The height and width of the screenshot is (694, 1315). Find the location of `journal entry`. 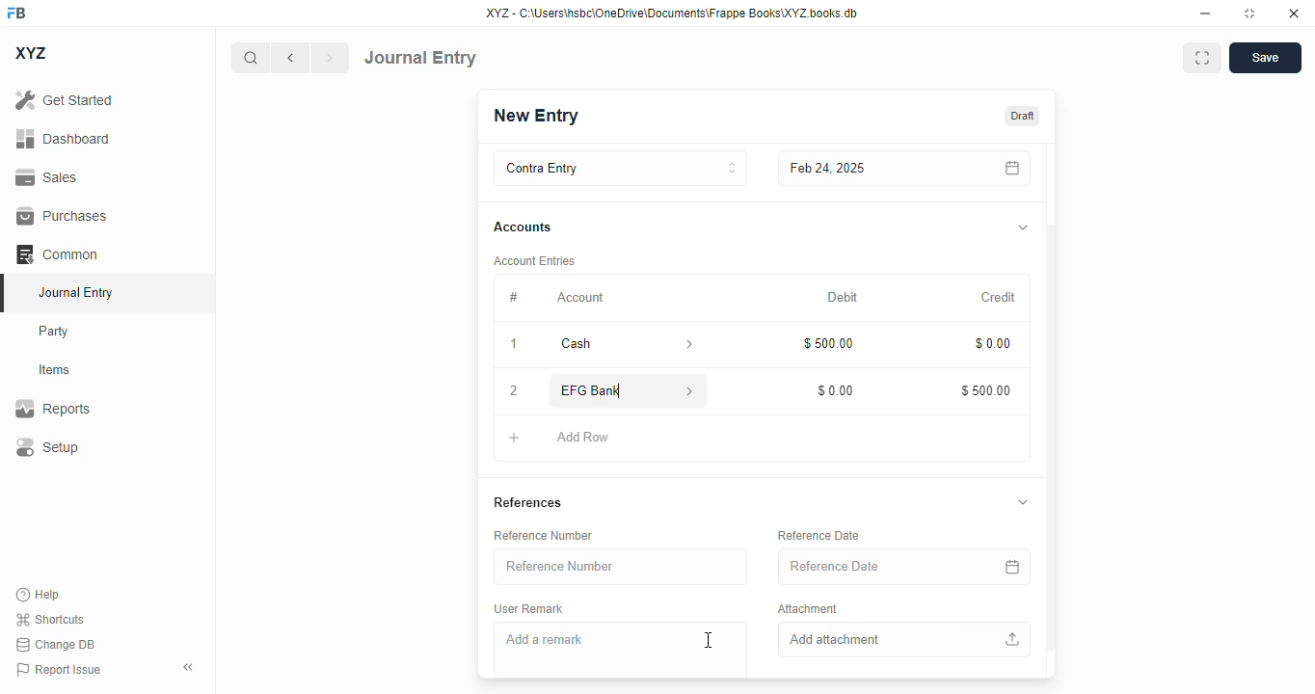

journal entry is located at coordinates (77, 292).